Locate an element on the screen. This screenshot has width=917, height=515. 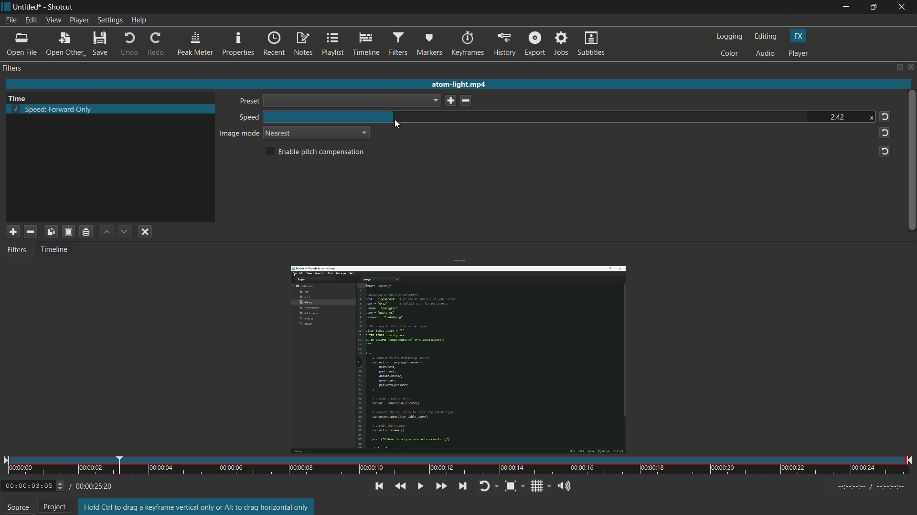
opened file is located at coordinates (456, 358).